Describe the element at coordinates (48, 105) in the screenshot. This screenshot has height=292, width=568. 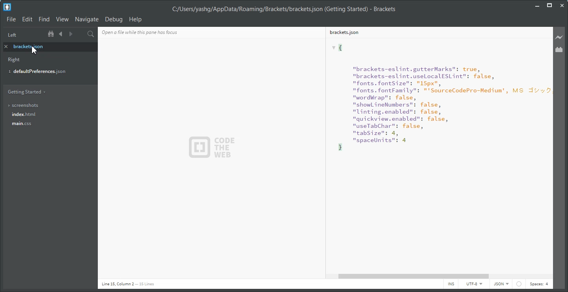
I see `Screenshots` at that location.